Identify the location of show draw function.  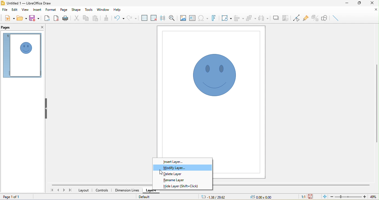
(324, 18).